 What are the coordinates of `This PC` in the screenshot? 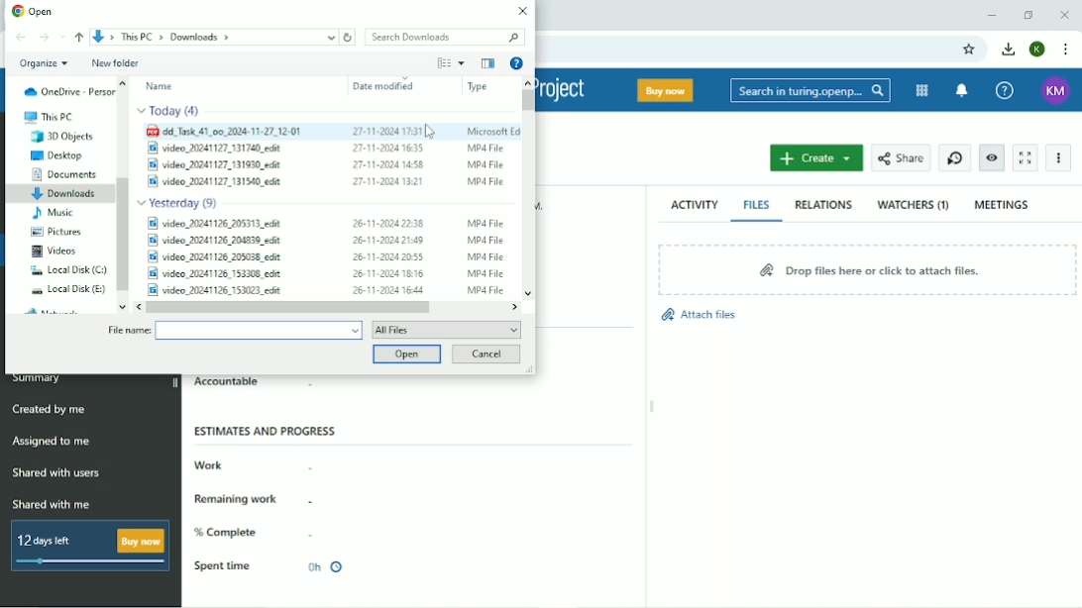 It's located at (48, 117).